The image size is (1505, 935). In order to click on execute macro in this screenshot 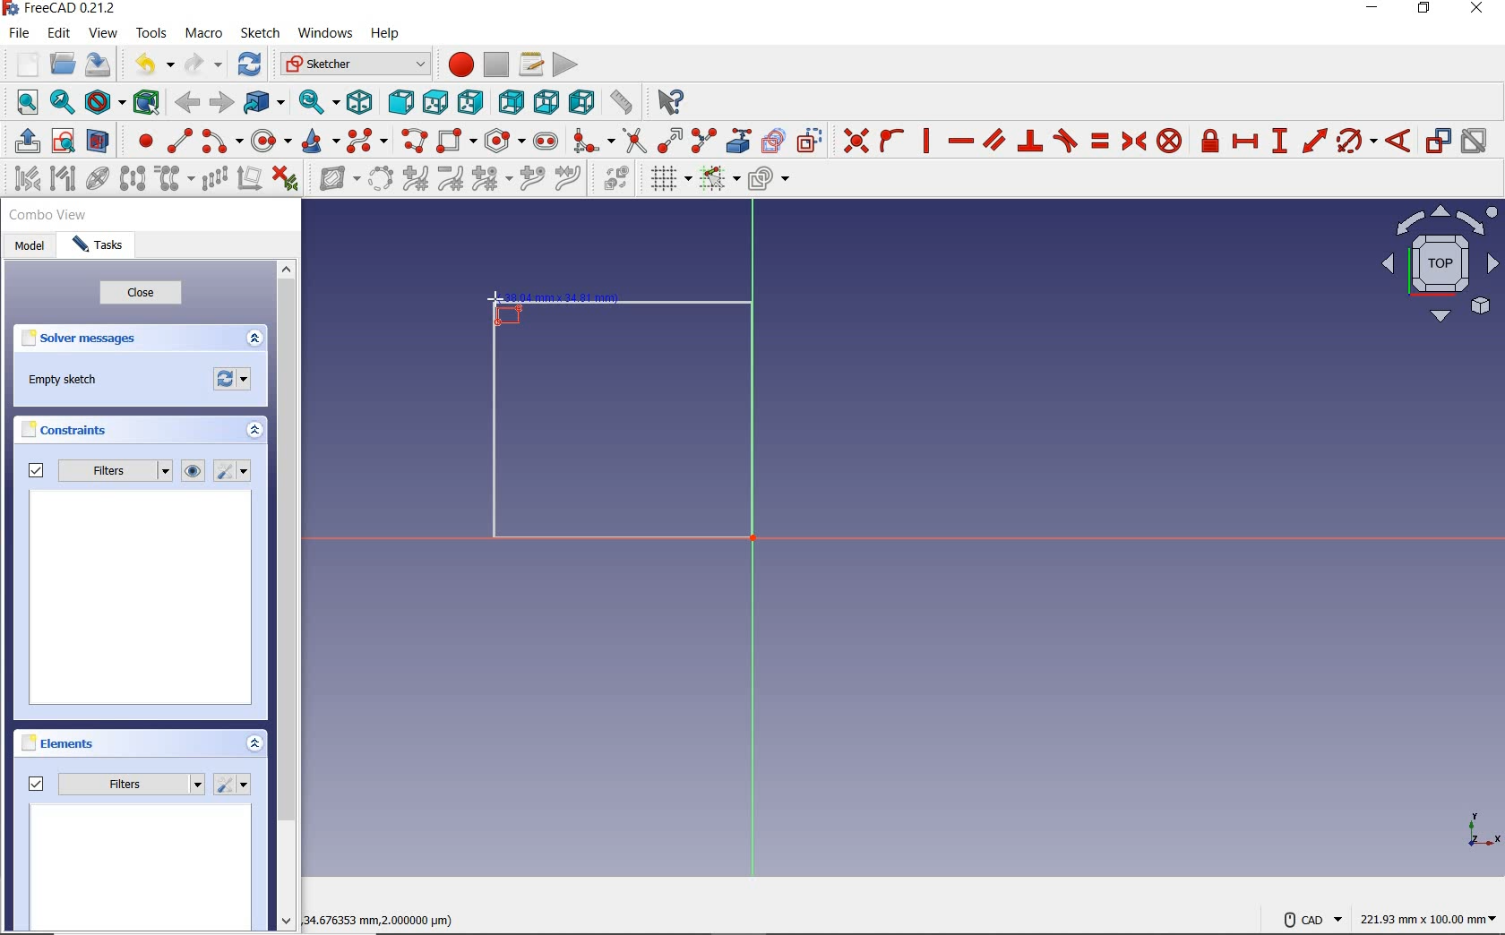, I will do `click(565, 64)`.